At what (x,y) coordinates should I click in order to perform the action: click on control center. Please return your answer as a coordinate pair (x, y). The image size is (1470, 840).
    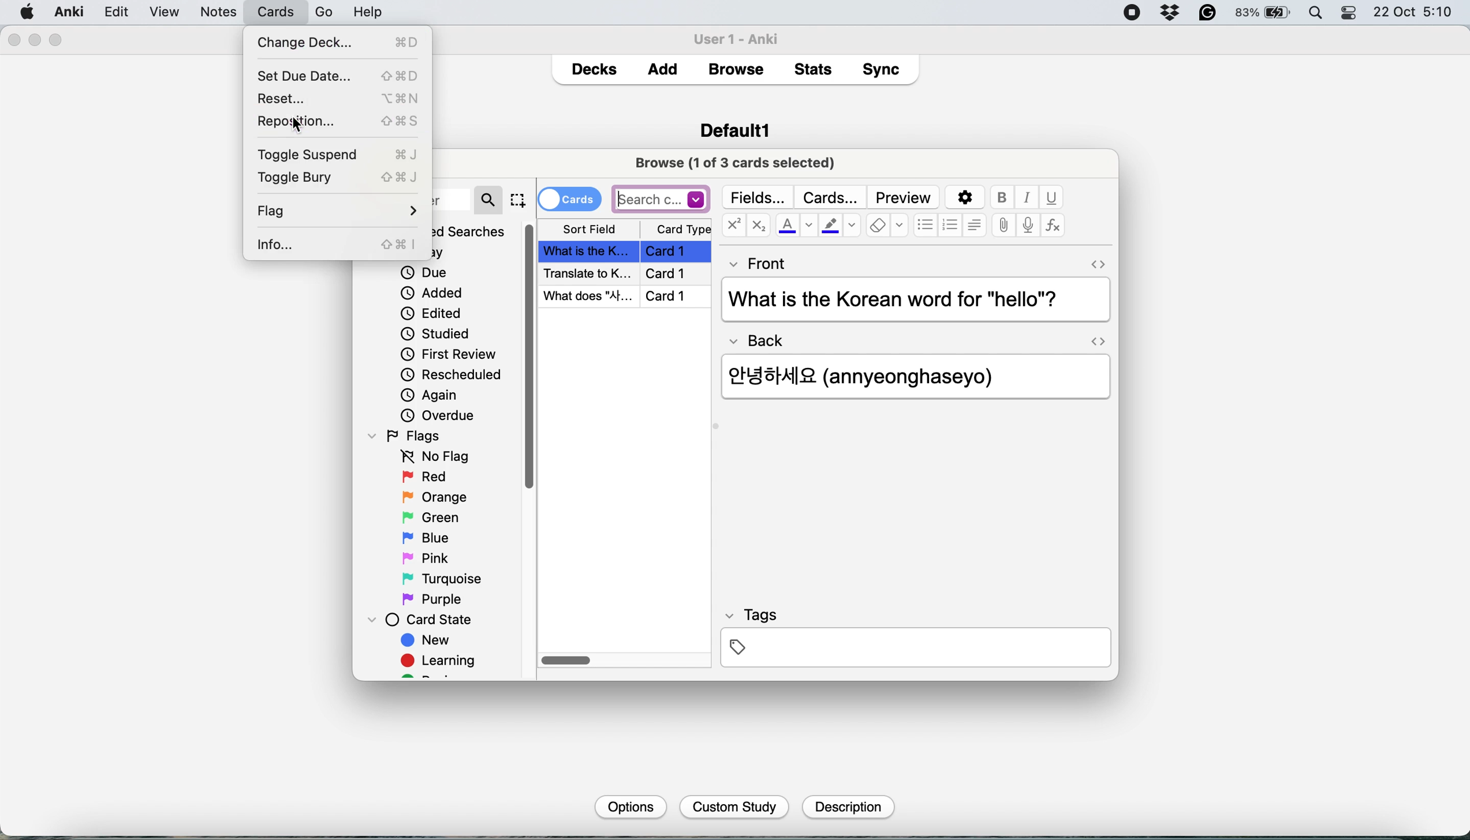
    Looking at the image, I should click on (1350, 13).